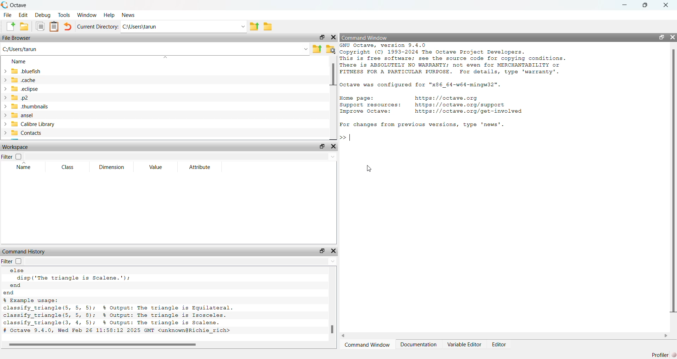 Image resolution: width=677 pixels, height=359 pixels. What do you see at coordinates (22, 71) in the screenshot?
I see `.bluefish` at bounding box center [22, 71].